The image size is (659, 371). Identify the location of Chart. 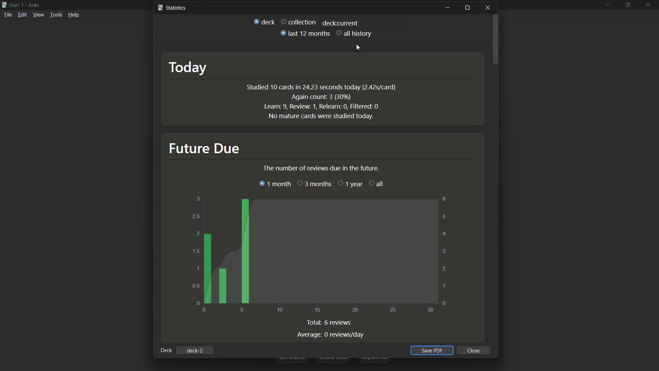
(320, 255).